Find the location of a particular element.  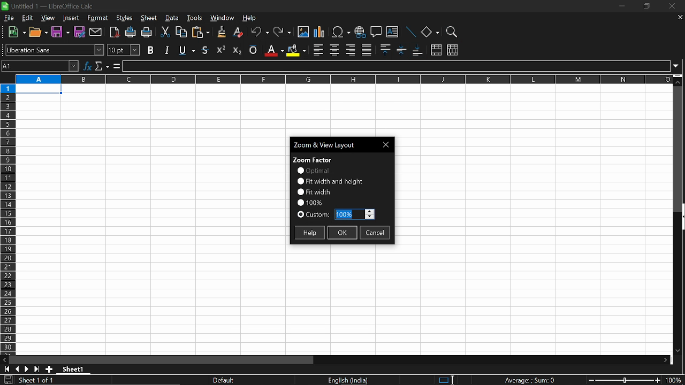

Move down is located at coordinates (677, 350).